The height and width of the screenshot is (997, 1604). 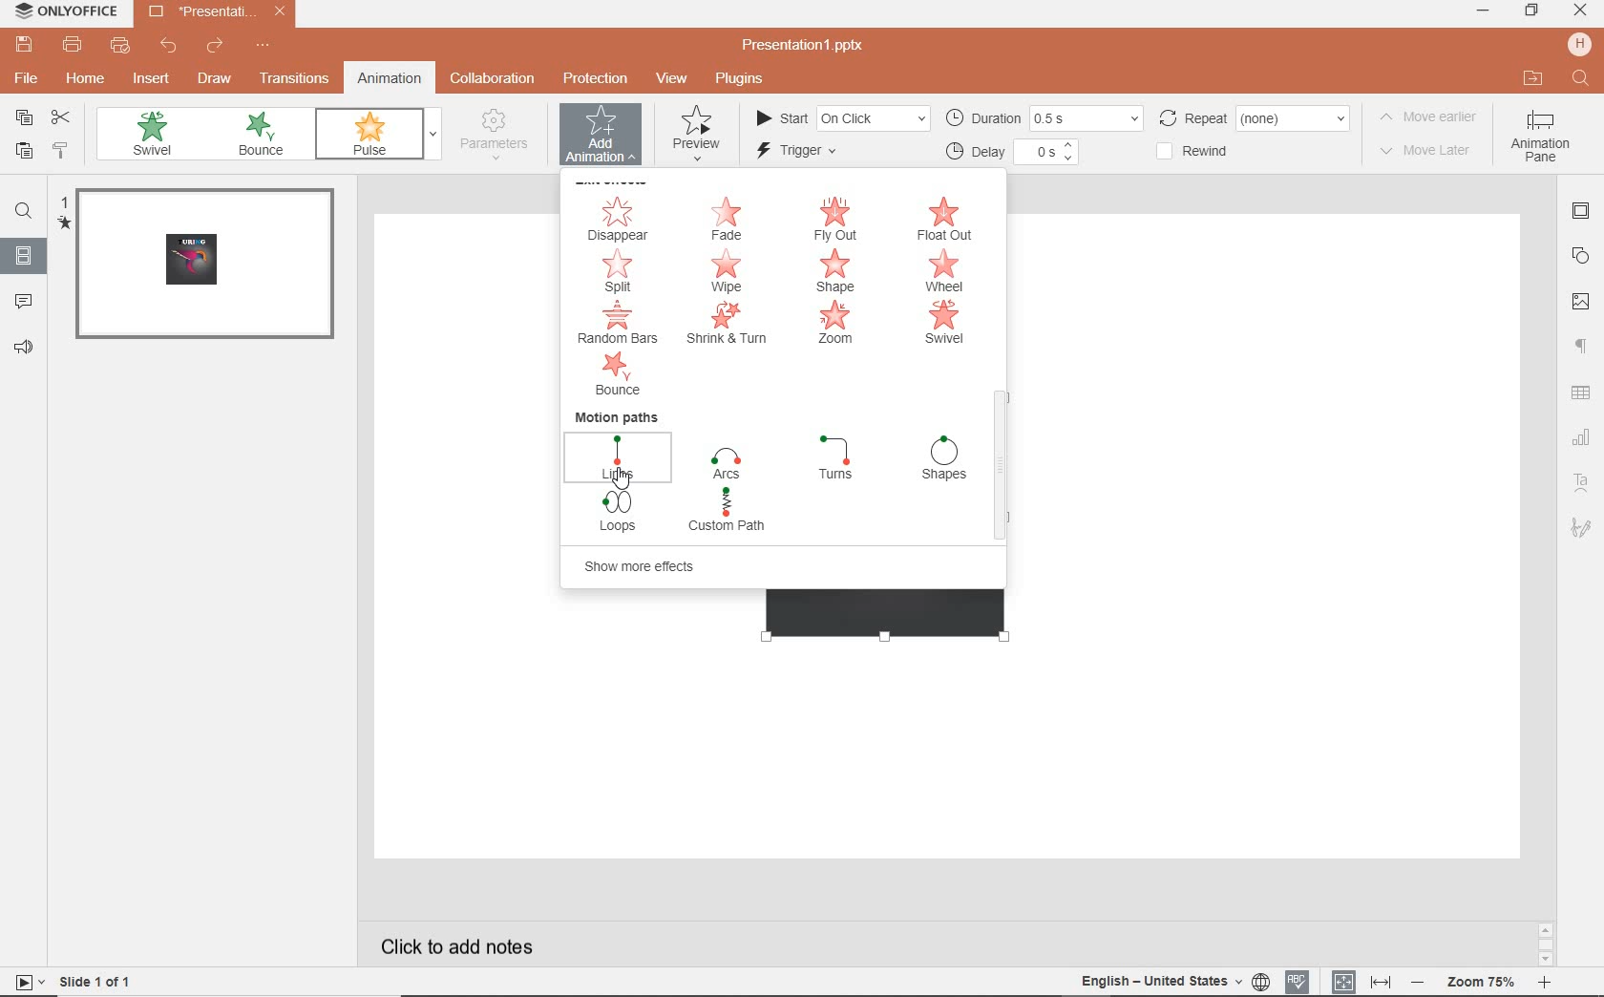 What do you see at coordinates (620, 514) in the screenshot?
I see `loops` at bounding box center [620, 514].